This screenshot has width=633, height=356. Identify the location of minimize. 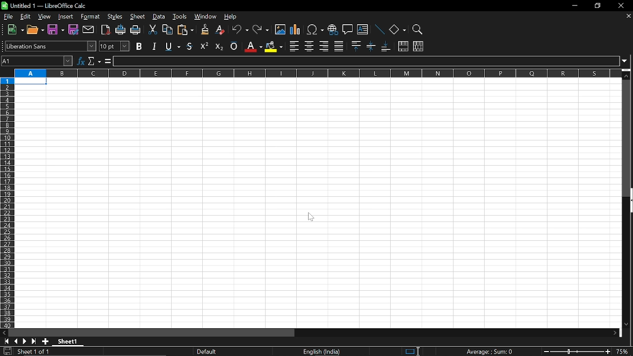
(574, 5).